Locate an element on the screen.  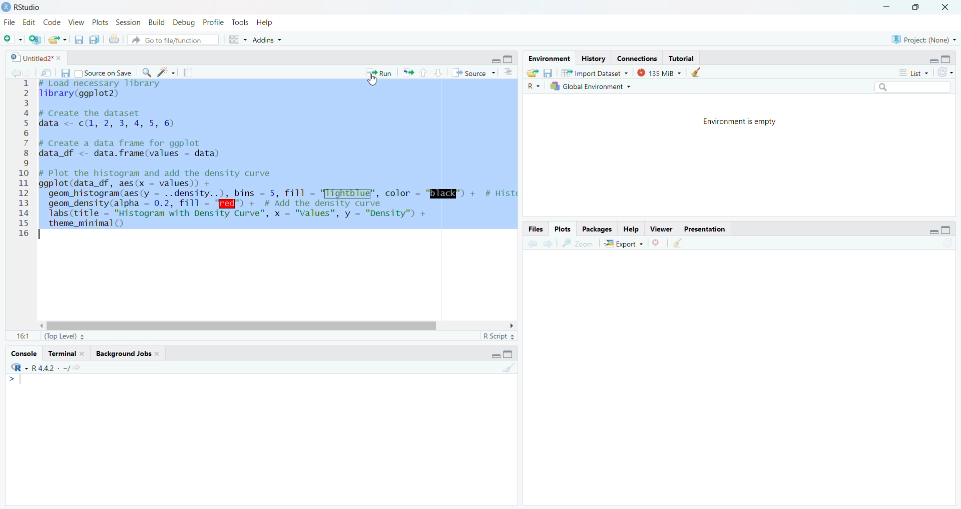
go back to previous source location is located at coordinates (18, 71).